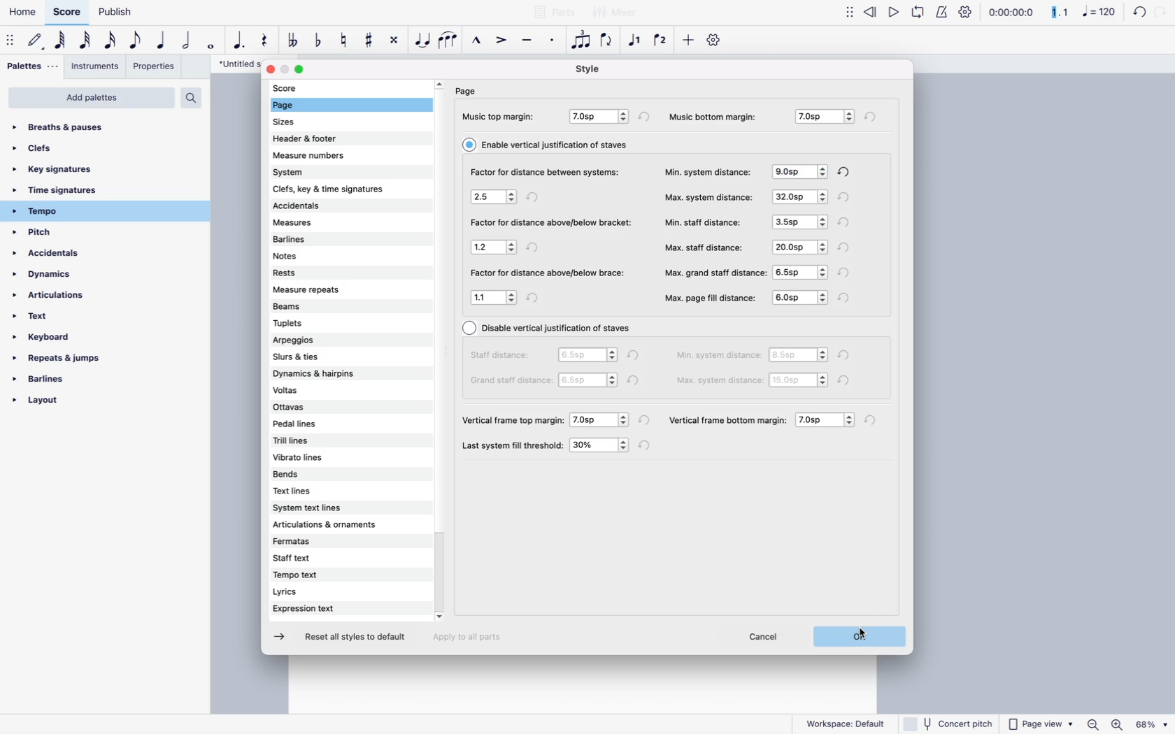 This screenshot has height=734, width=1175. What do you see at coordinates (469, 91) in the screenshot?
I see `page` at bounding box center [469, 91].